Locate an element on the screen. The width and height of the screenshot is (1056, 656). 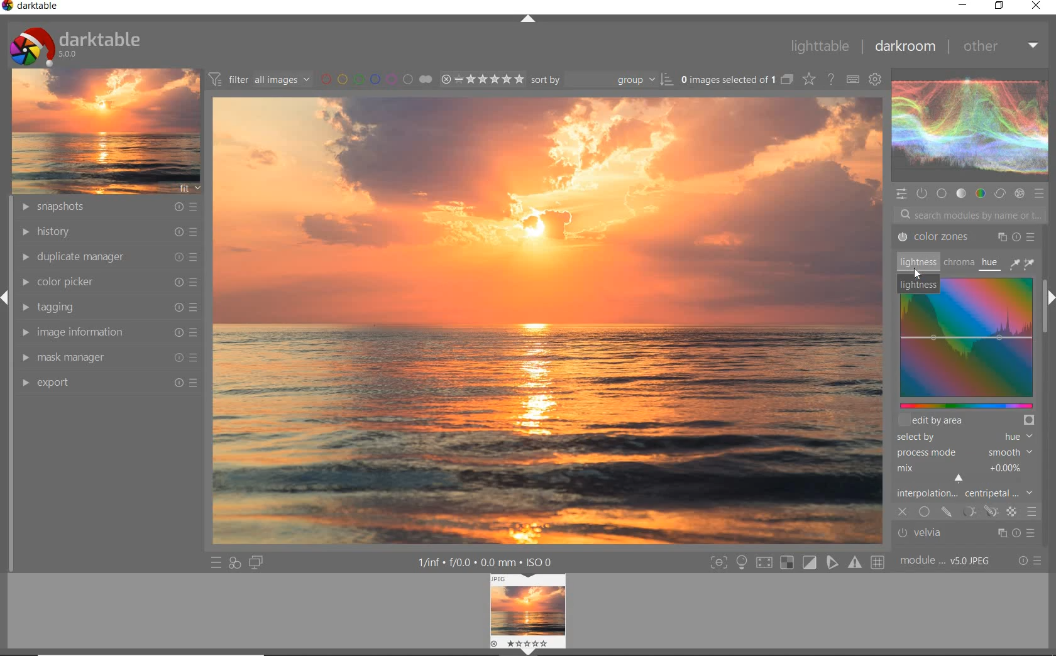
RESET OR PRESET &PREFERENCE is located at coordinates (1030, 561).